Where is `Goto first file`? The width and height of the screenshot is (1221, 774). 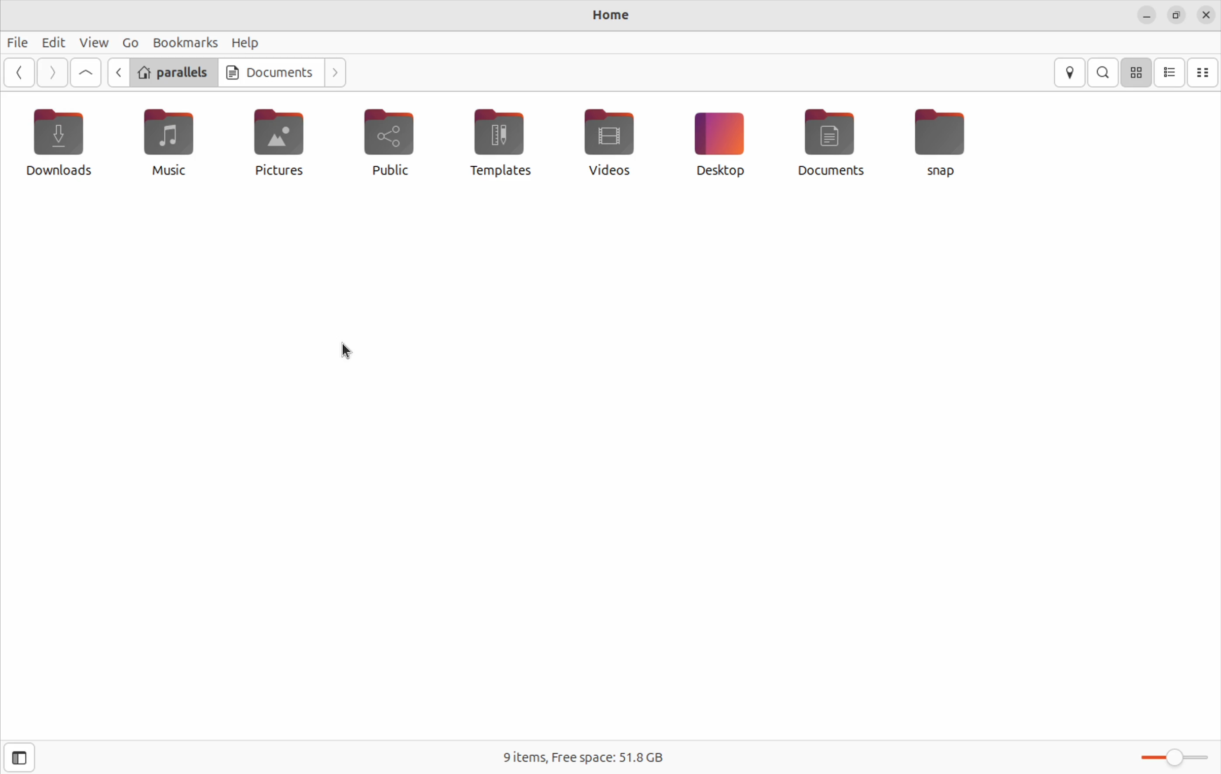 Goto first file is located at coordinates (84, 72).